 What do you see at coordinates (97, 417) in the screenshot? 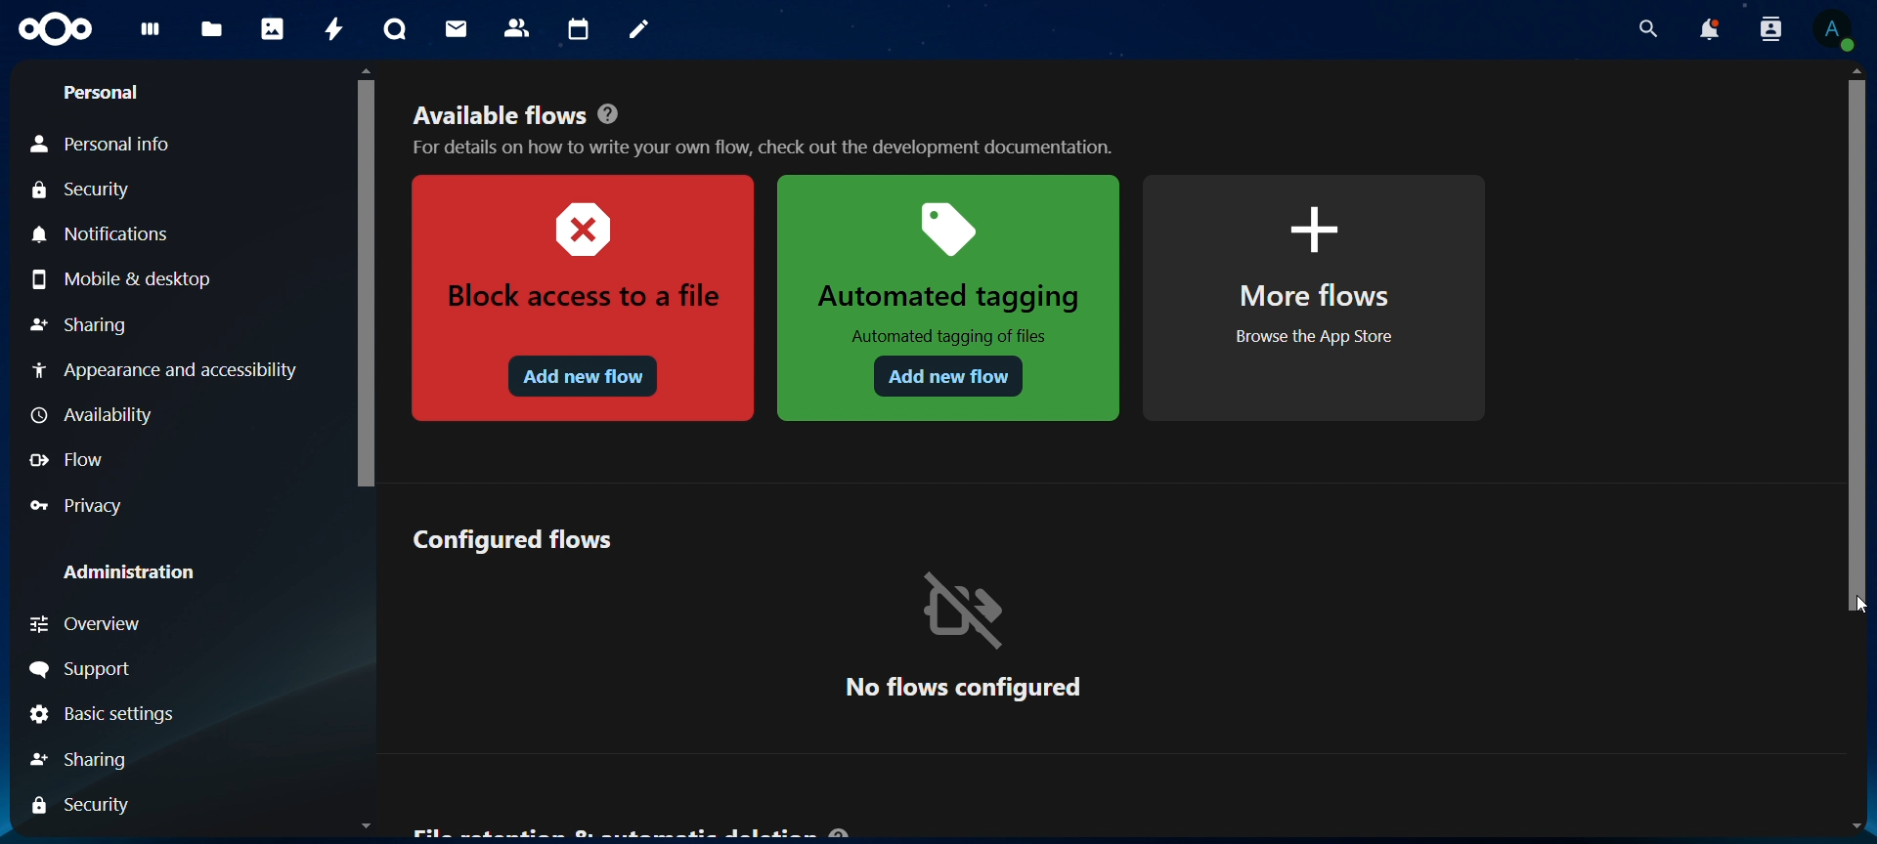
I see `availabilty` at bounding box center [97, 417].